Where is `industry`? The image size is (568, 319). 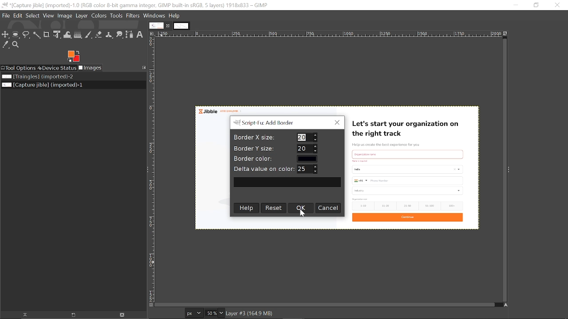
industry is located at coordinates (406, 191).